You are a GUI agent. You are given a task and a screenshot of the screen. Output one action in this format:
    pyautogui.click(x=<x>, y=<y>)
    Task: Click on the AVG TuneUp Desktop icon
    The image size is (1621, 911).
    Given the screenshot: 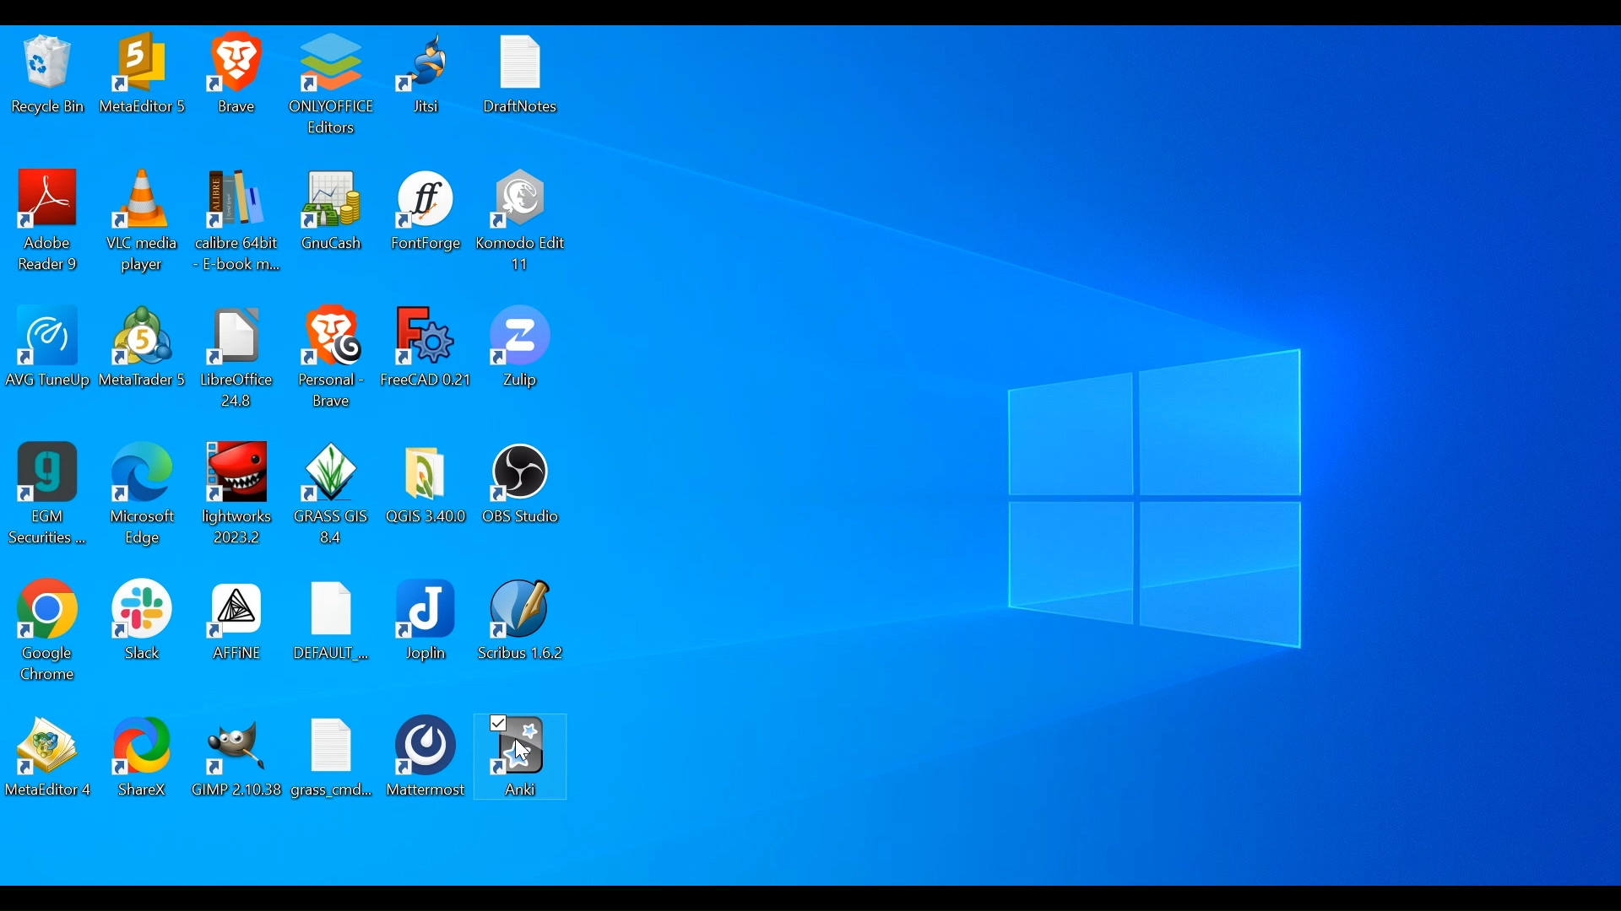 What is the action you would take?
    pyautogui.click(x=48, y=347)
    